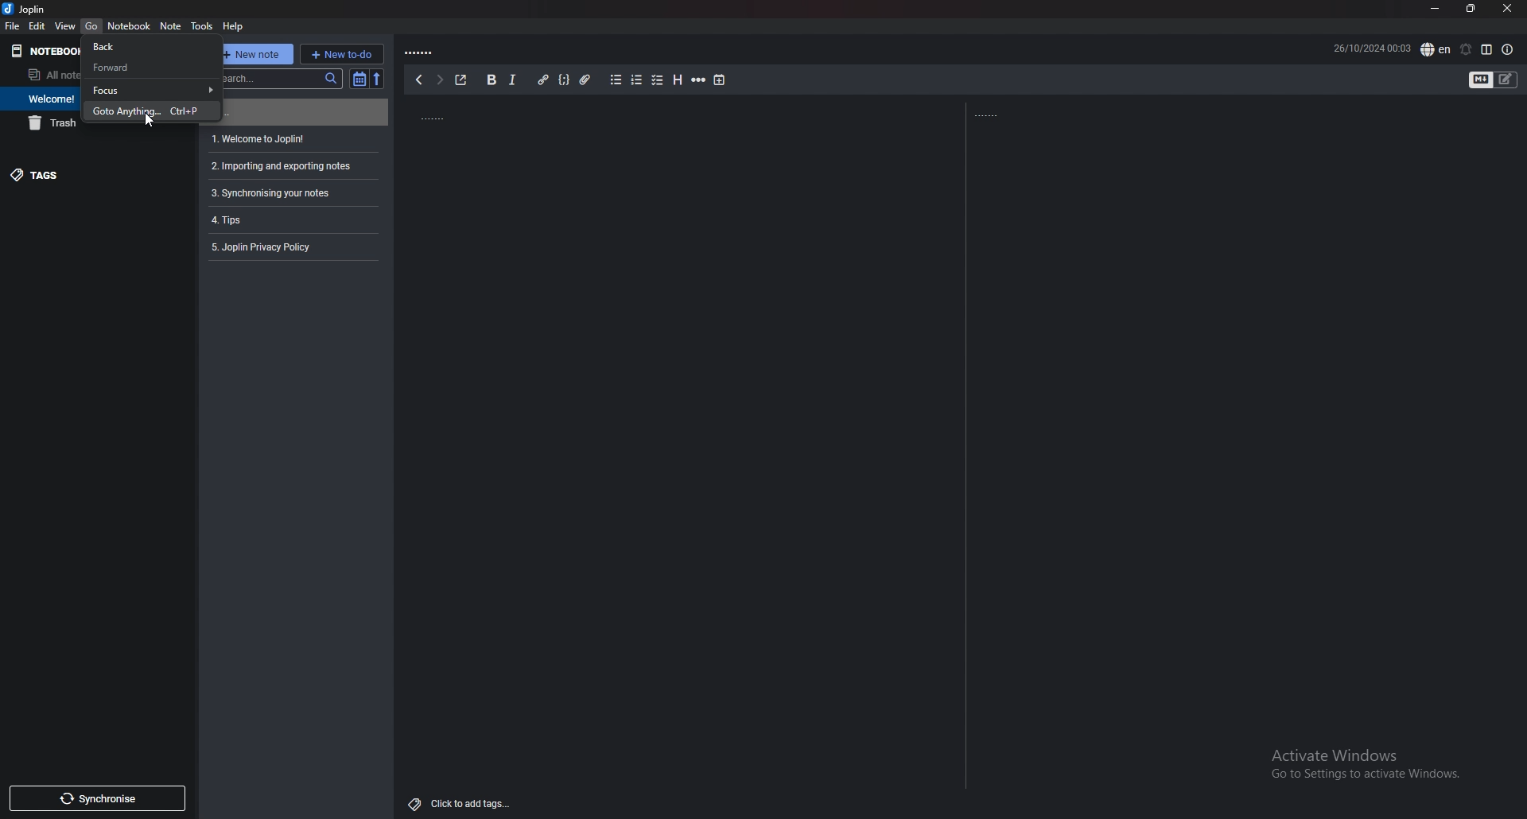 The height and width of the screenshot is (819, 1527). I want to click on notebook, so click(130, 25).